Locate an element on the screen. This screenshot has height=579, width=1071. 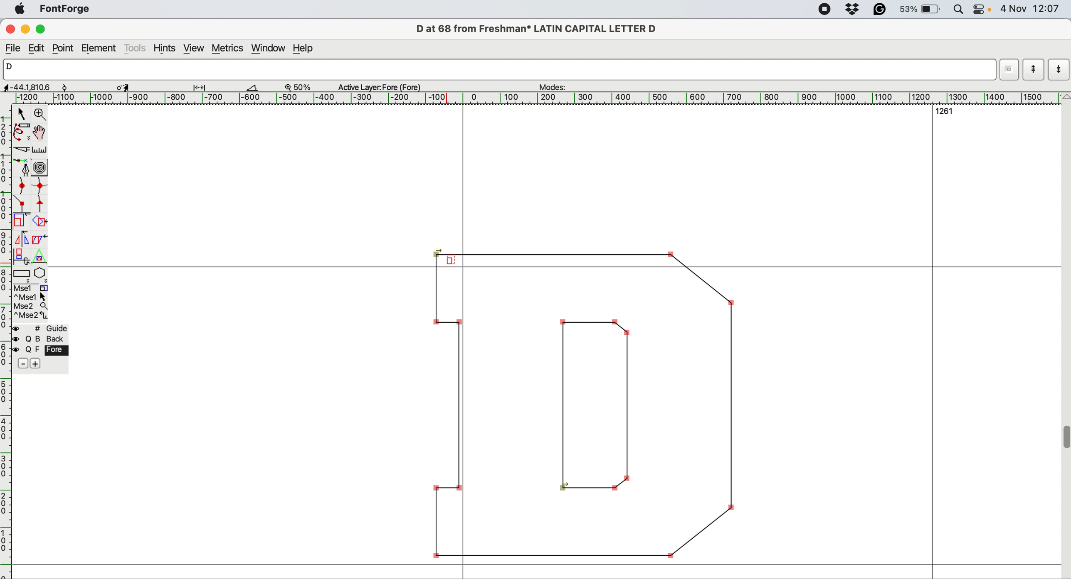
window is located at coordinates (269, 49).